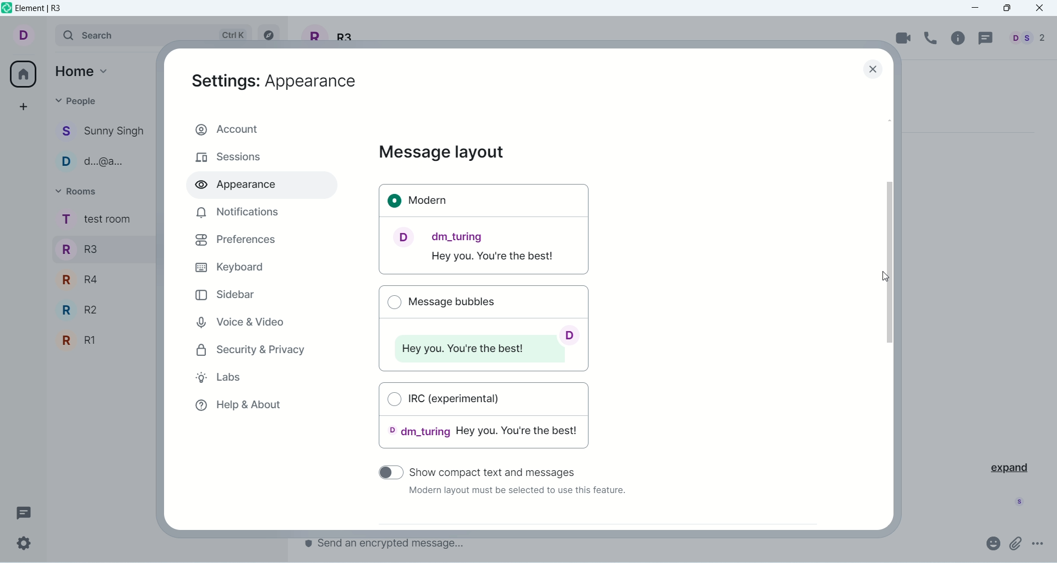 This screenshot has width=1057, height=563. I want to click on appearance, so click(275, 81).